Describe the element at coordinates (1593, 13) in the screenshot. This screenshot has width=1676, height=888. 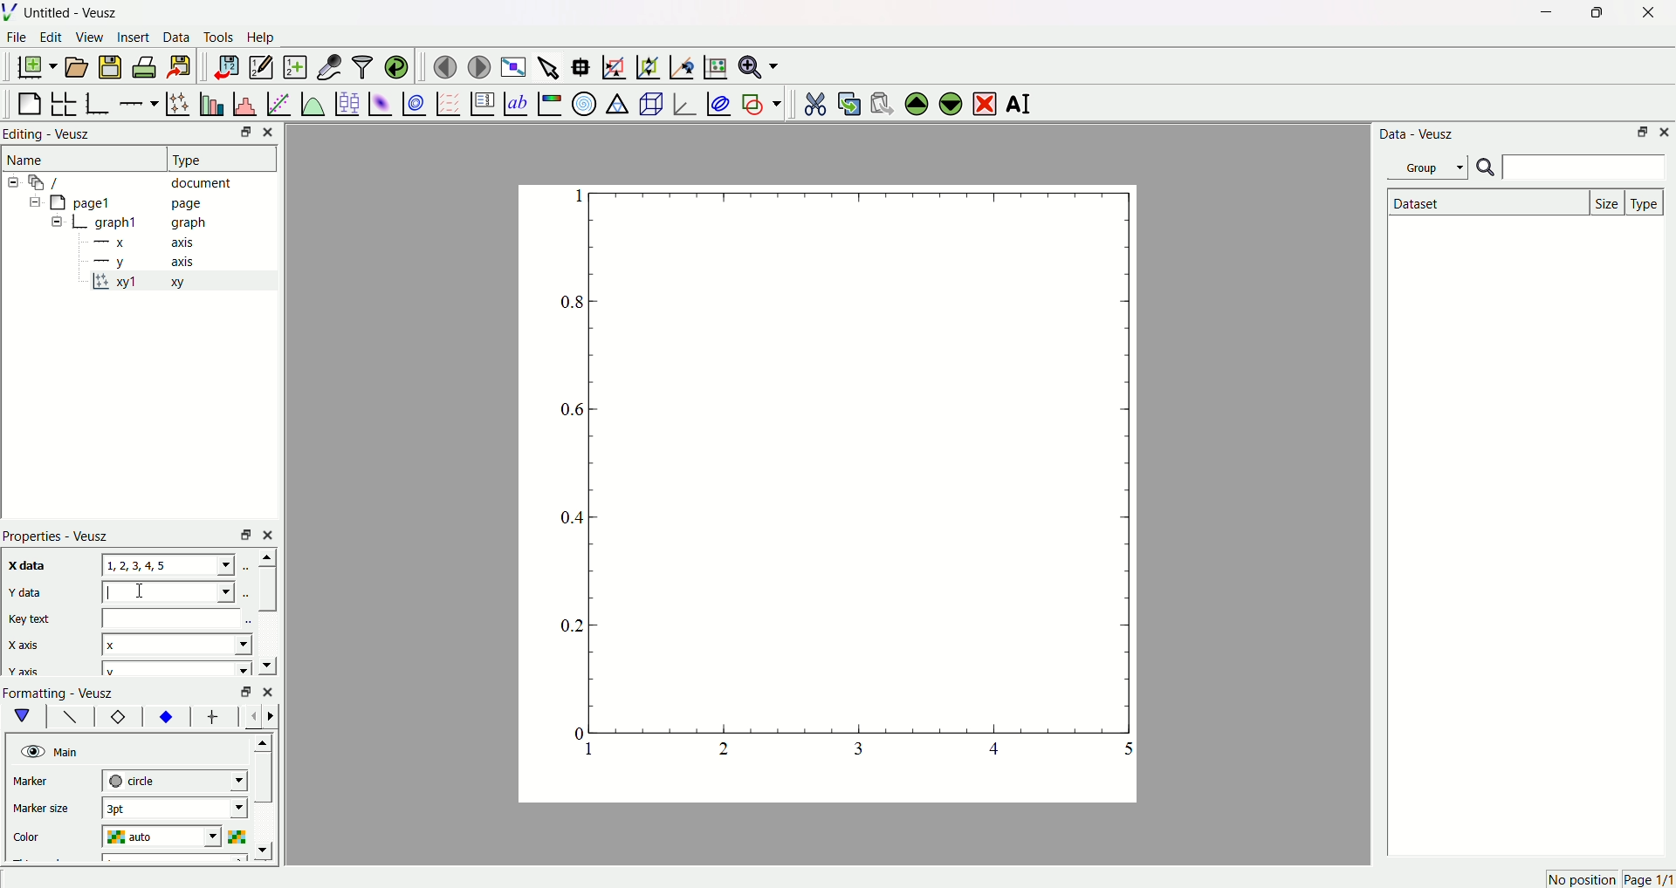
I see `Maximize` at that location.